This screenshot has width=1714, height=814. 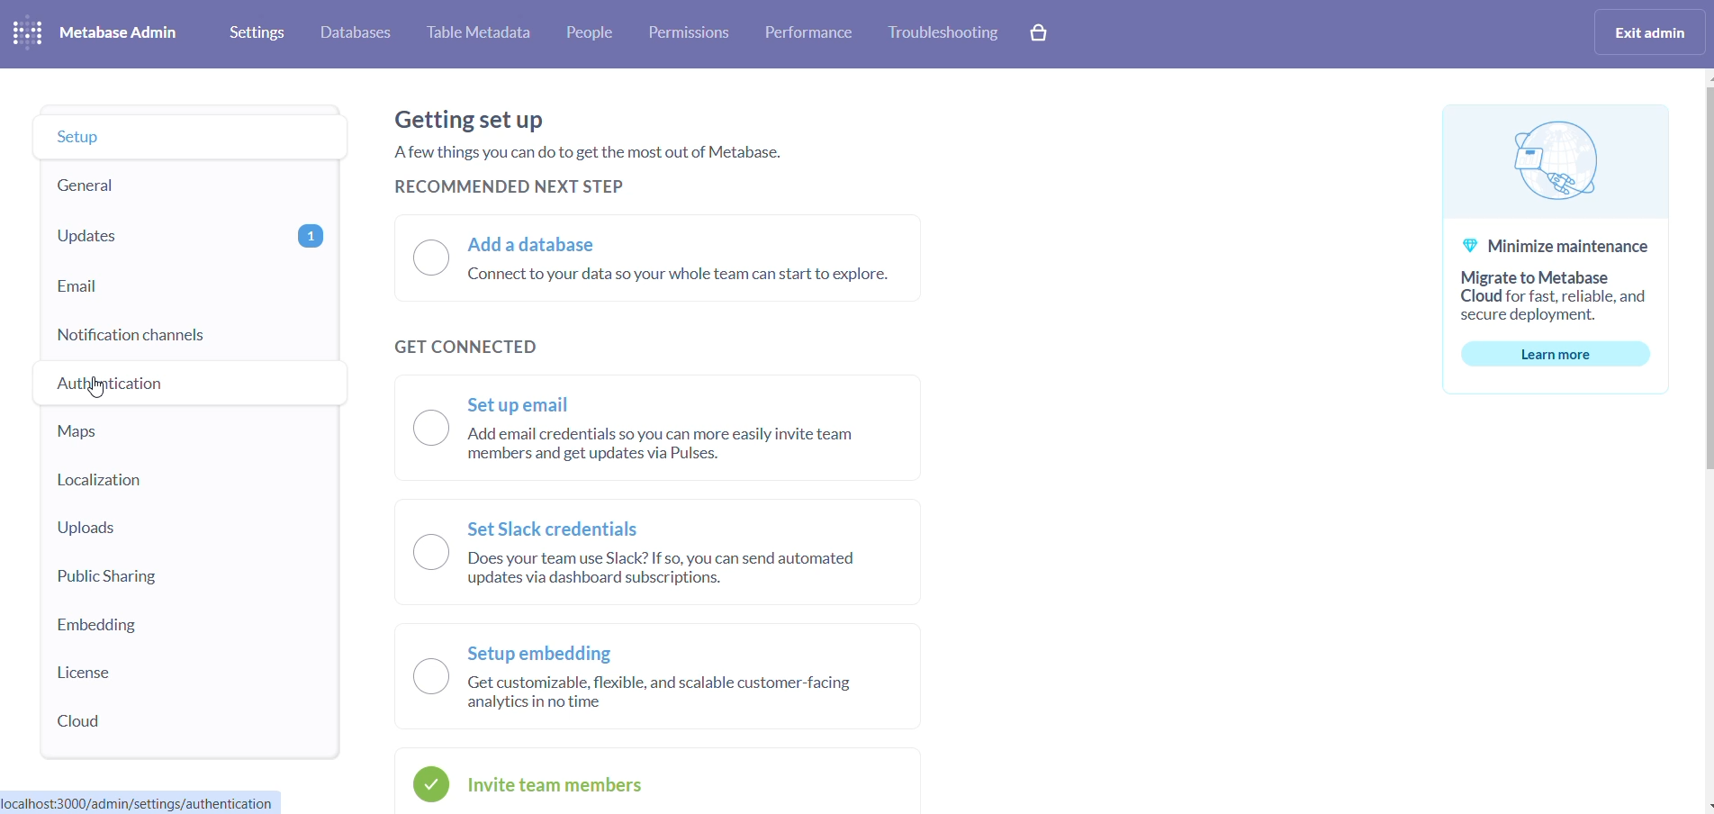 What do you see at coordinates (652, 263) in the screenshot?
I see `a) Add a database
“Connect to your data so your whole team can start to explore.` at bounding box center [652, 263].